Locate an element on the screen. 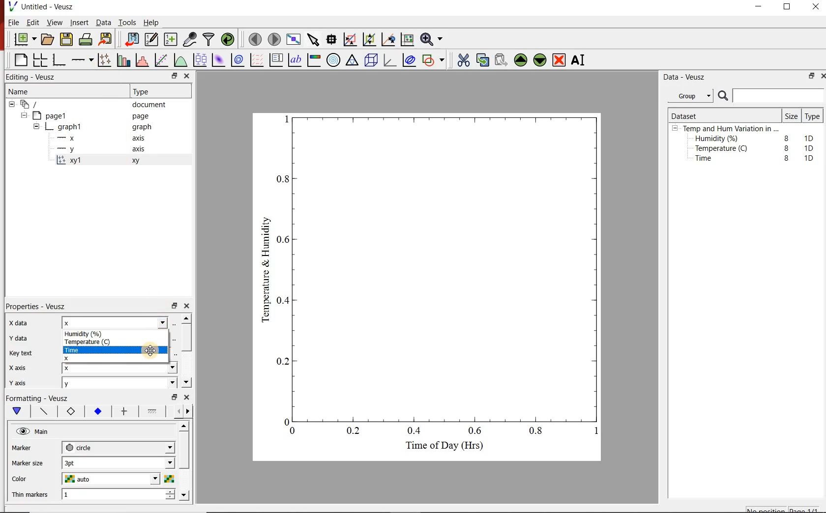 Image resolution: width=826 pixels, height=513 pixels. page1 is located at coordinates (55, 115).